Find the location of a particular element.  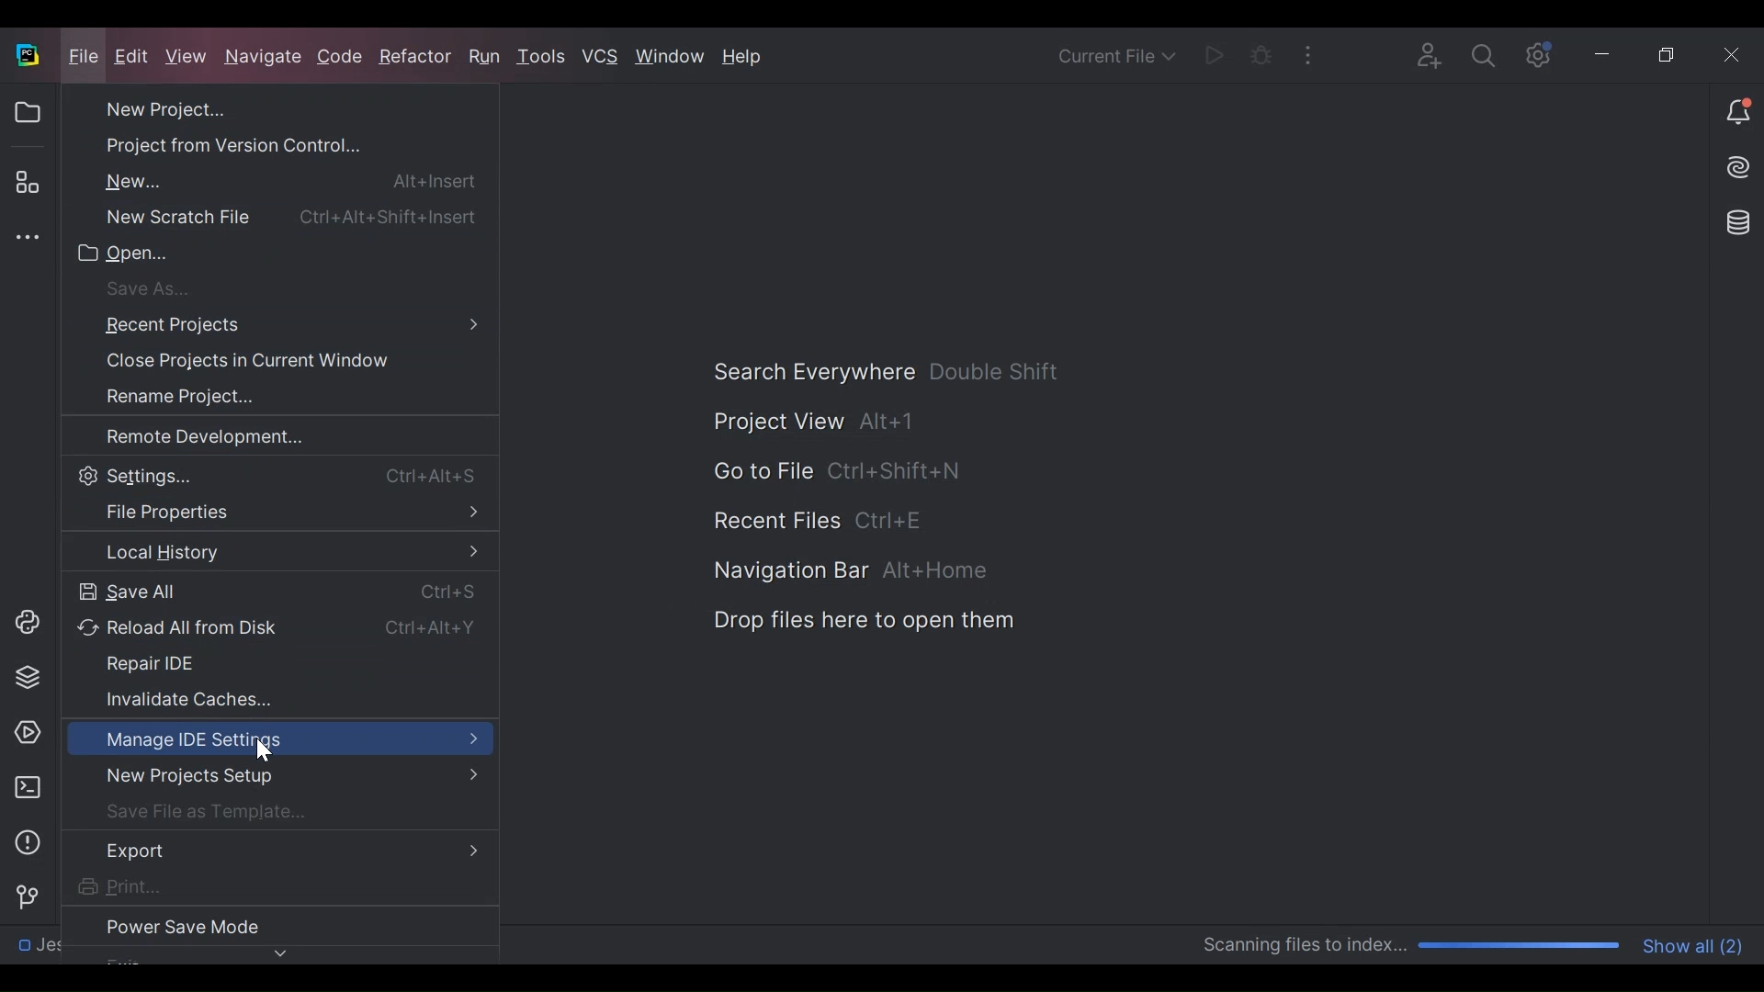

Open is located at coordinates (254, 253).